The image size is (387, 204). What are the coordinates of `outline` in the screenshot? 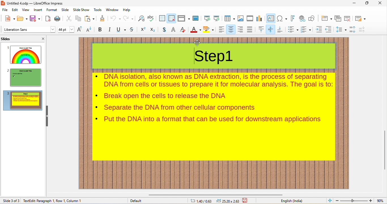 It's located at (174, 30).